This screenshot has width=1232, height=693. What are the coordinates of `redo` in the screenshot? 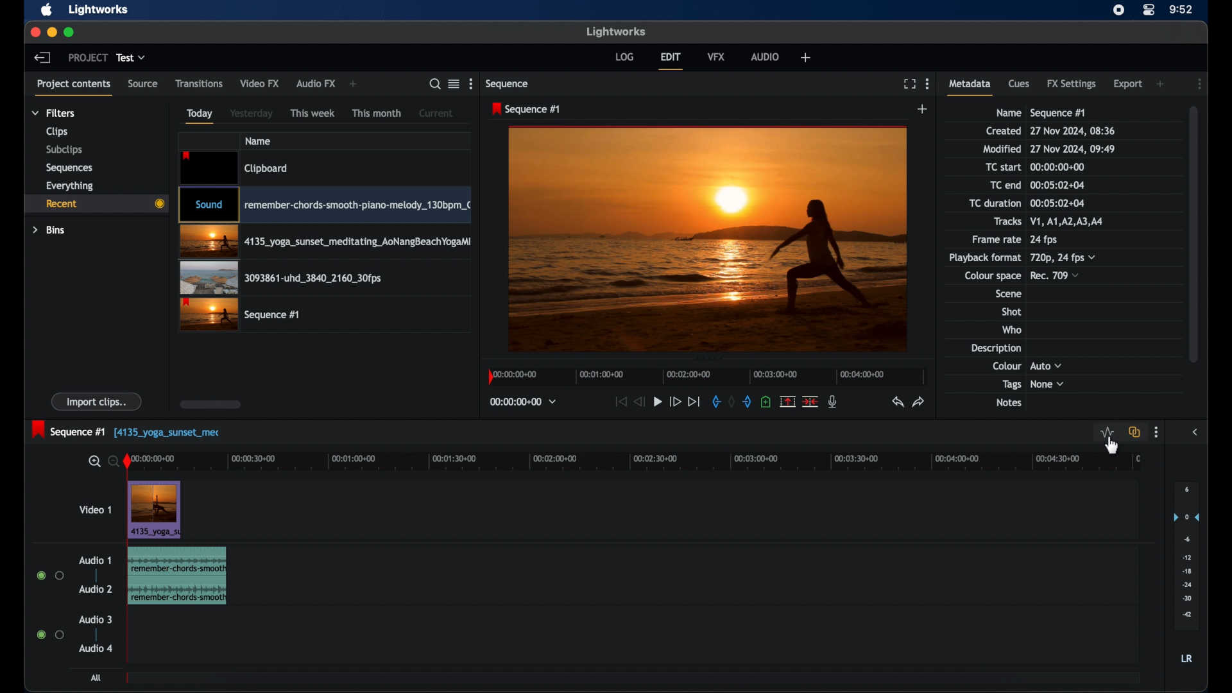 It's located at (919, 401).